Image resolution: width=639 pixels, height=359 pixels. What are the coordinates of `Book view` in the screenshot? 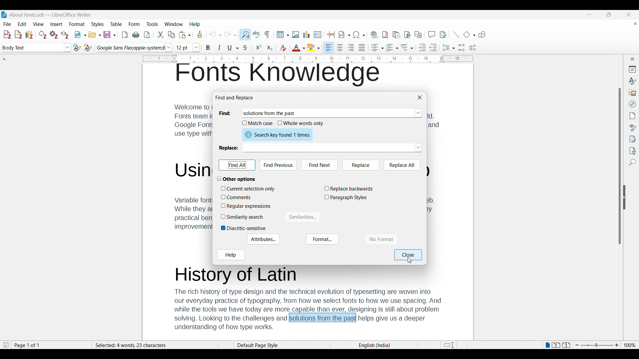 It's located at (566, 345).